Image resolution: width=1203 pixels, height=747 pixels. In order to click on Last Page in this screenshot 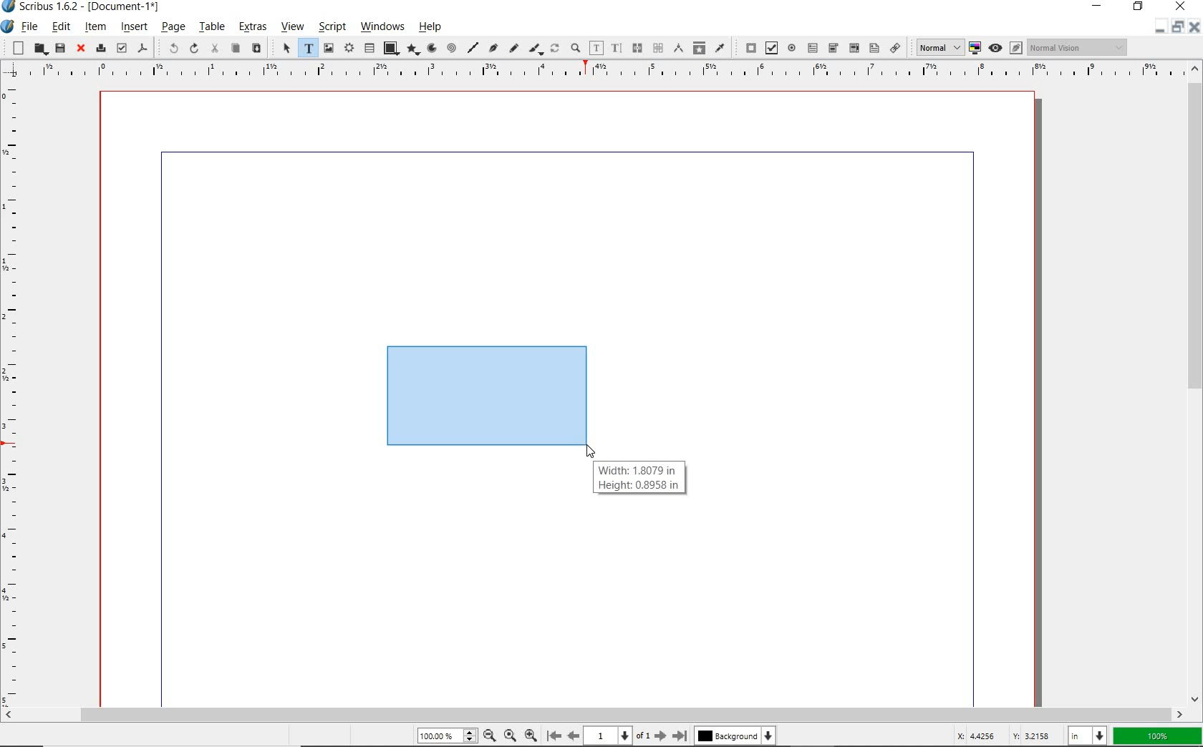, I will do `click(681, 736)`.